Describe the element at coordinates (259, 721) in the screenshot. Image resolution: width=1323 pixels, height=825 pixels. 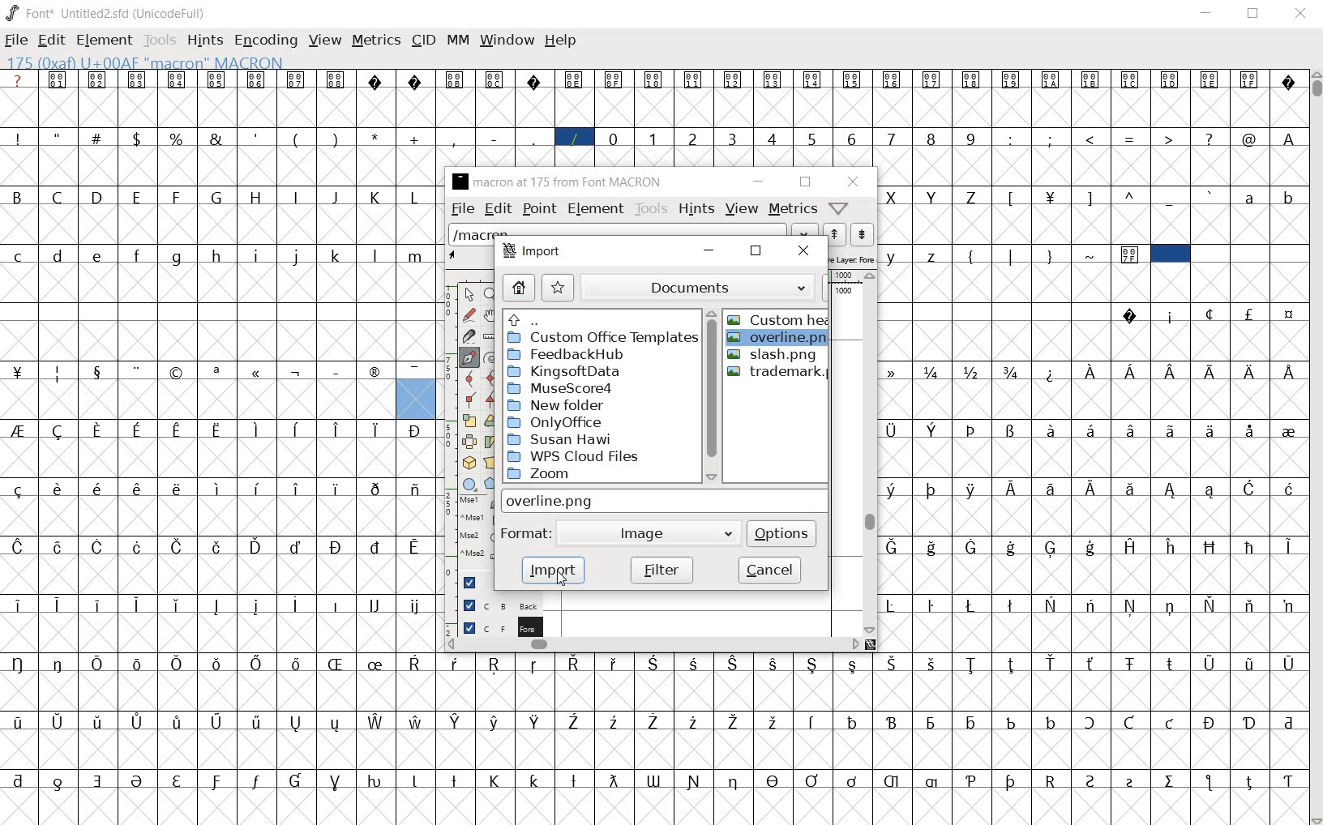
I see `Symbol` at that location.